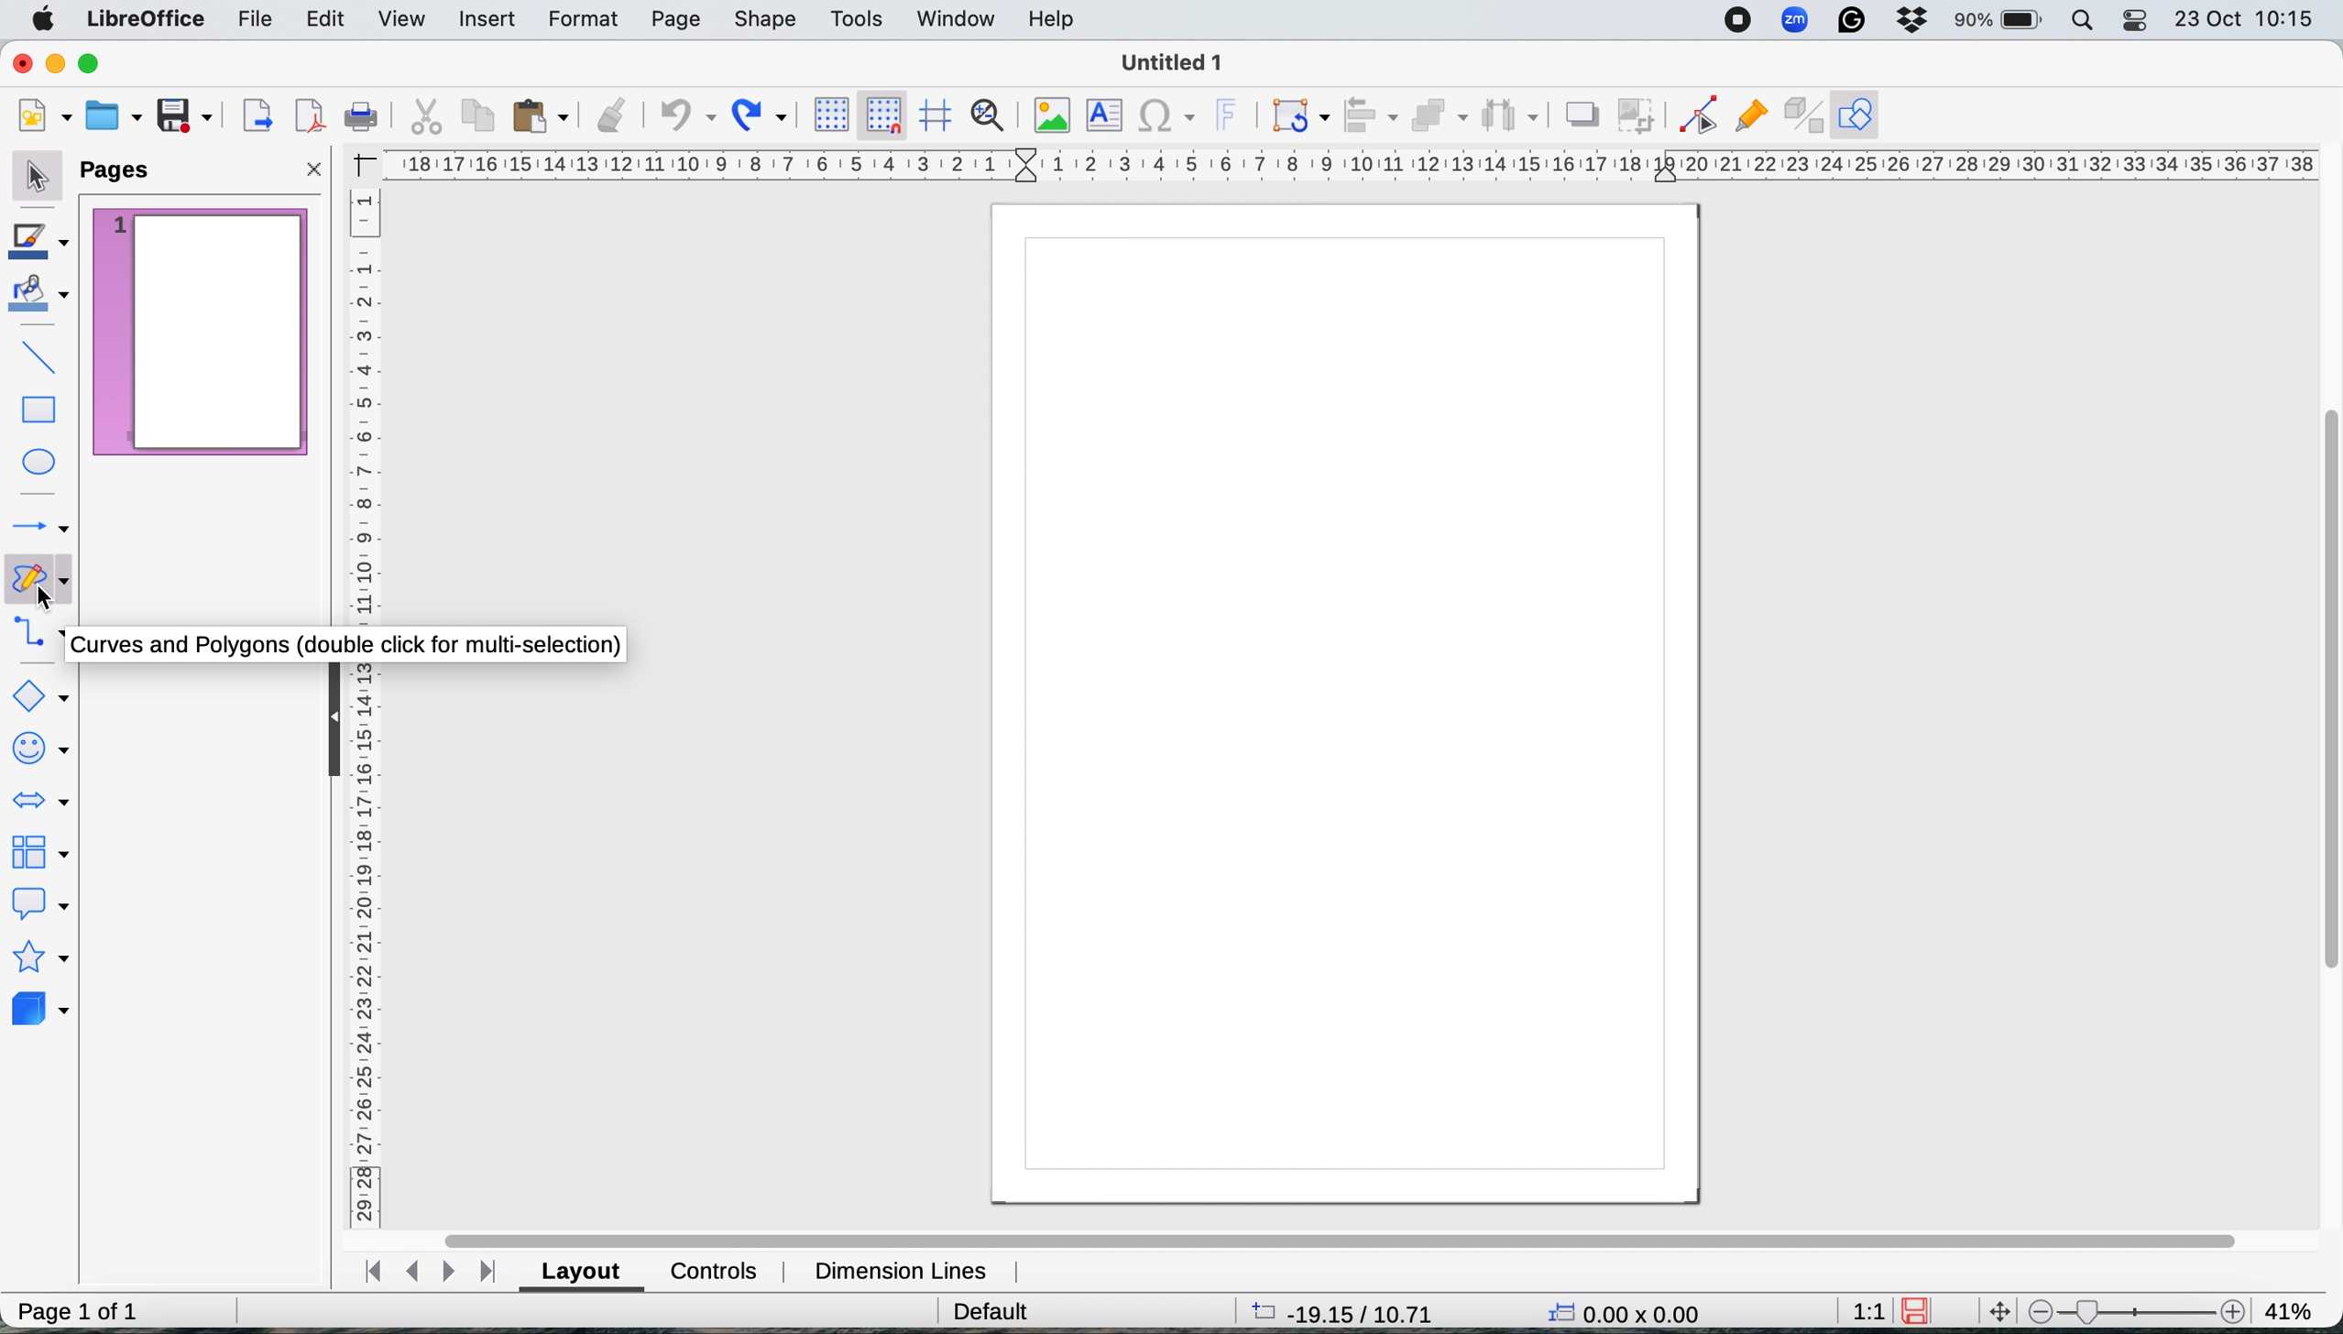 This screenshot has width=2343, height=1334. Describe the element at coordinates (90, 63) in the screenshot. I see `maximise` at that location.